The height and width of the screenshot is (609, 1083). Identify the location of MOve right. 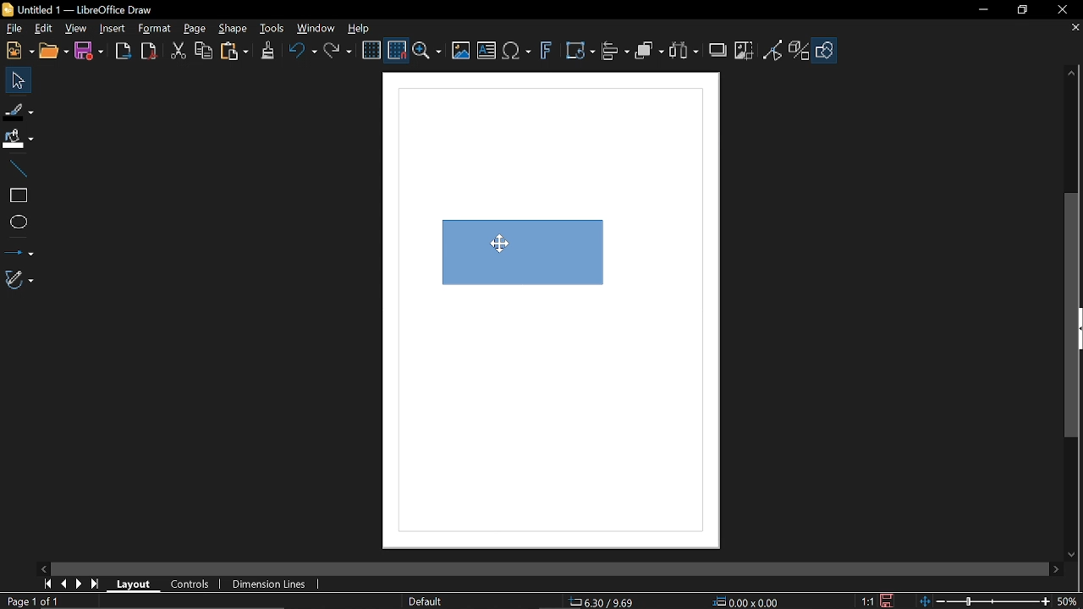
(77, 584).